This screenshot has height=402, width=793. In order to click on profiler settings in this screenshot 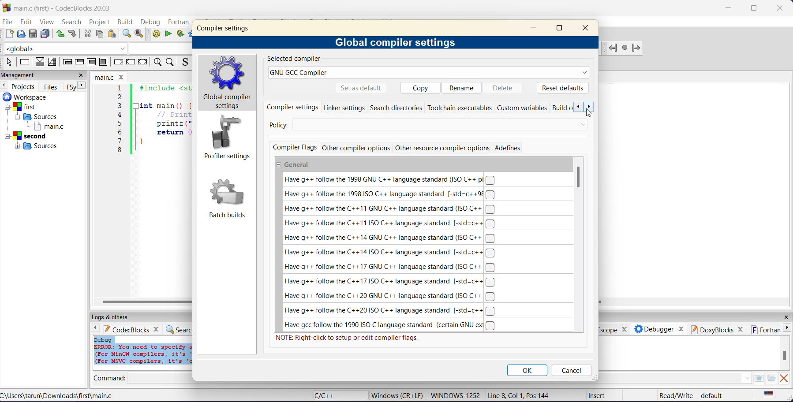, I will do `click(227, 139)`.